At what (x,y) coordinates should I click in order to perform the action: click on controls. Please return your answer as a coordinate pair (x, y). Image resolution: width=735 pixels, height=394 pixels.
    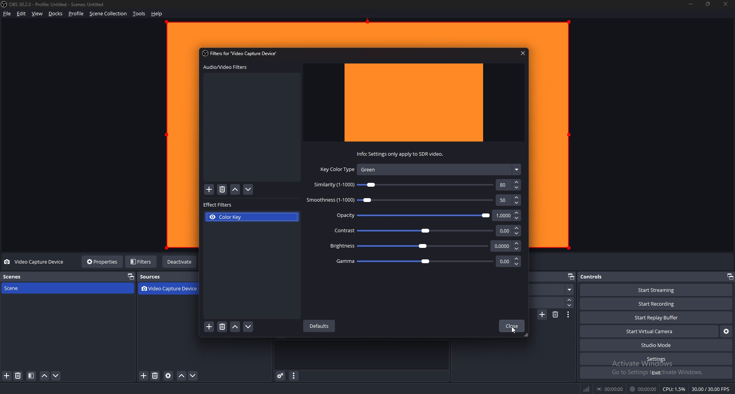
    Looking at the image, I should click on (596, 277).